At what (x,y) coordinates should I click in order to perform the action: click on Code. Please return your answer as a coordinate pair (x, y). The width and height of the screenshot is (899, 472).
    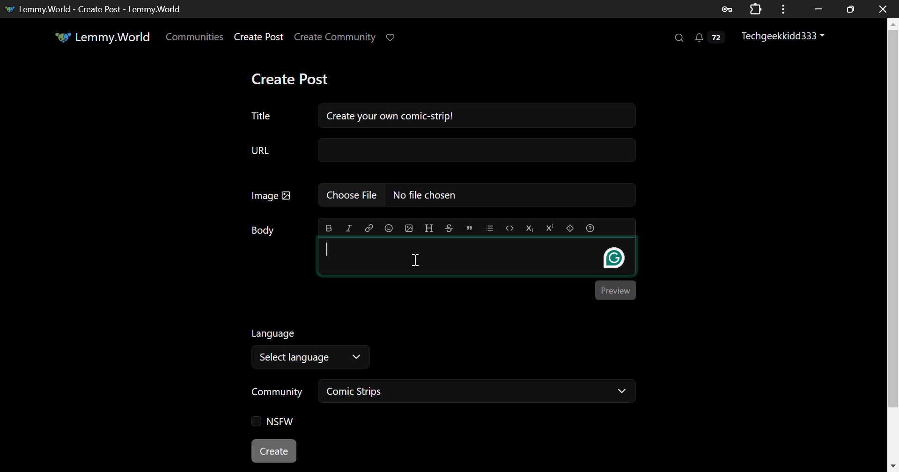
    Looking at the image, I should click on (510, 229).